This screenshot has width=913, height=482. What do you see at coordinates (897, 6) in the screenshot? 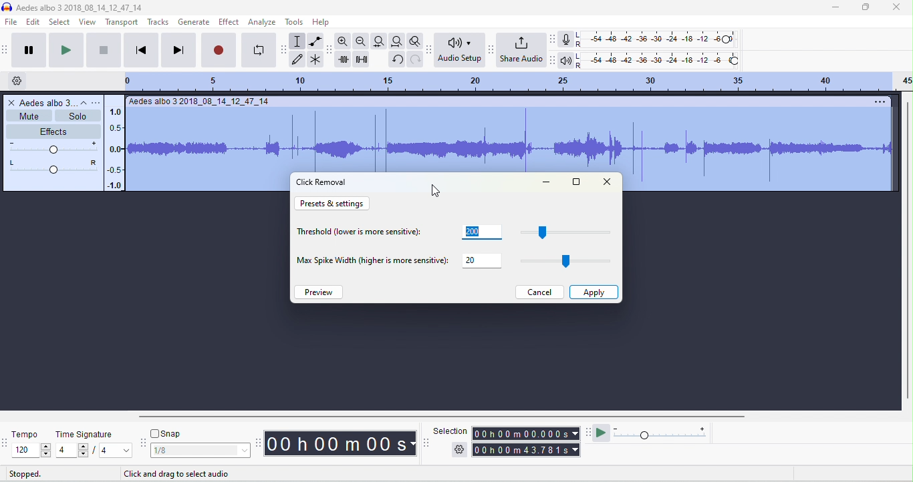
I see `close` at bounding box center [897, 6].